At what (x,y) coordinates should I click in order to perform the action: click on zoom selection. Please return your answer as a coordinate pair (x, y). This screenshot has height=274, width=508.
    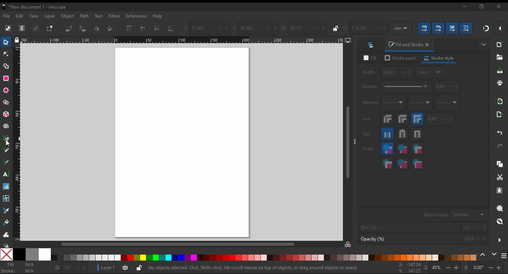
    Looking at the image, I should click on (500, 208).